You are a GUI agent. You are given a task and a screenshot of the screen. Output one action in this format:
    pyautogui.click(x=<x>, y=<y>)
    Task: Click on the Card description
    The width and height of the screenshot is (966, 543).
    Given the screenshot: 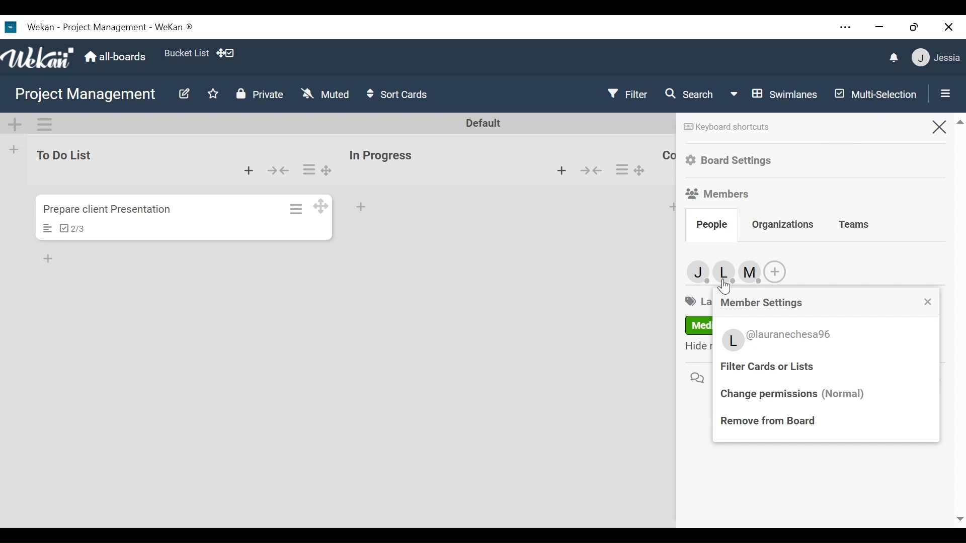 What is the action you would take?
    pyautogui.click(x=48, y=228)
    